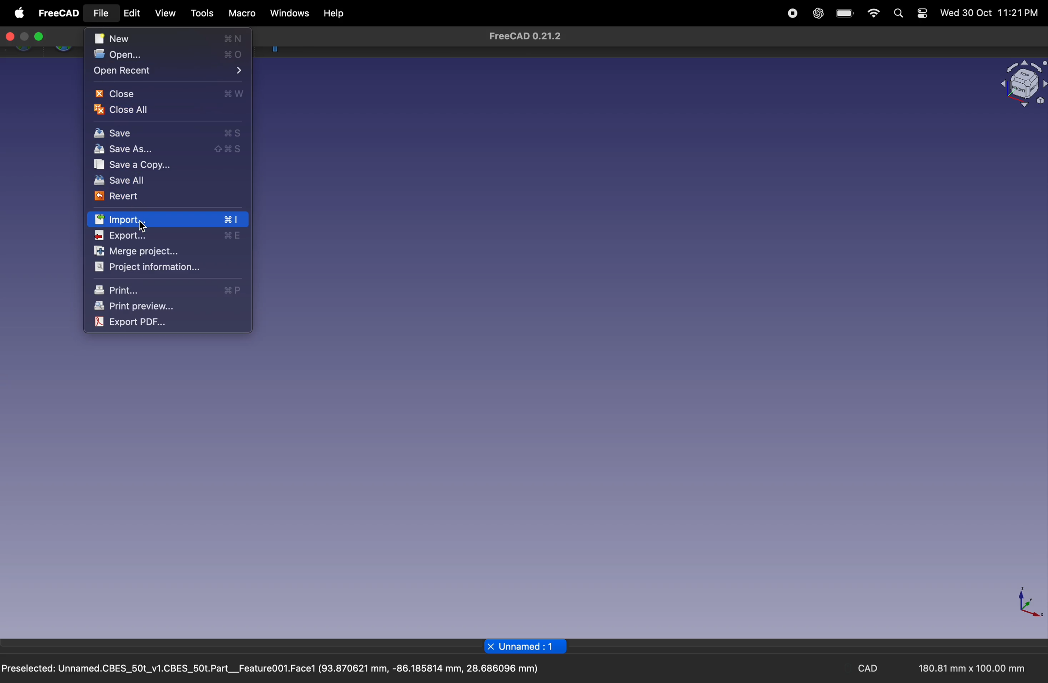  What do you see at coordinates (161, 181) in the screenshot?
I see `save all` at bounding box center [161, 181].